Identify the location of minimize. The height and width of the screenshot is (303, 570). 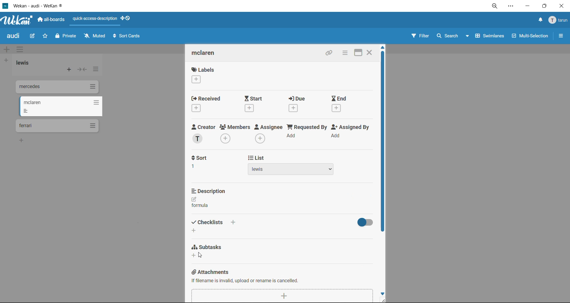
(527, 5).